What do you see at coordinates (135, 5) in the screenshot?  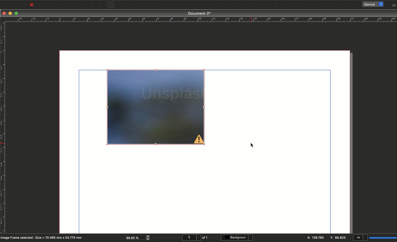 I see `Render frame` at bounding box center [135, 5].